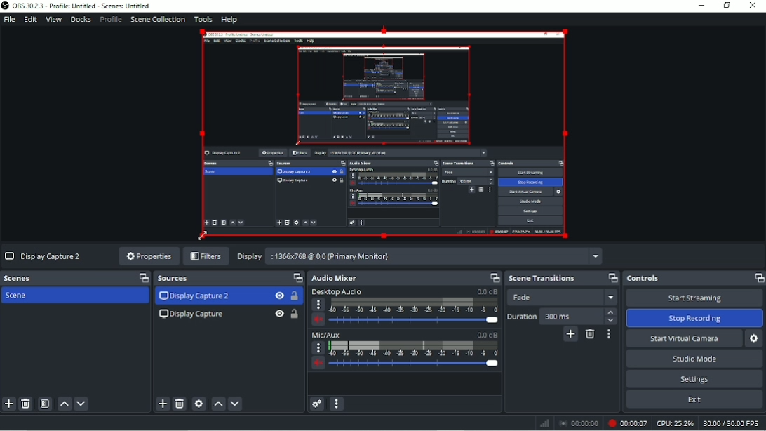  Describe the element at coordinates (278, 314) in the screenshot. I see `Hide` at that location.